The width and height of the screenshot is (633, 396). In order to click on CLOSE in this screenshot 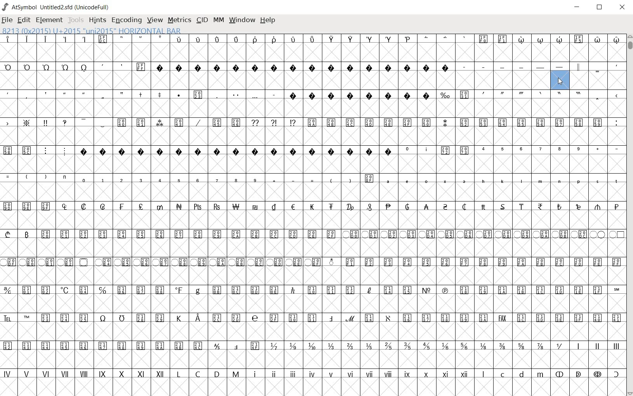, I will do `click(623, 9)`.